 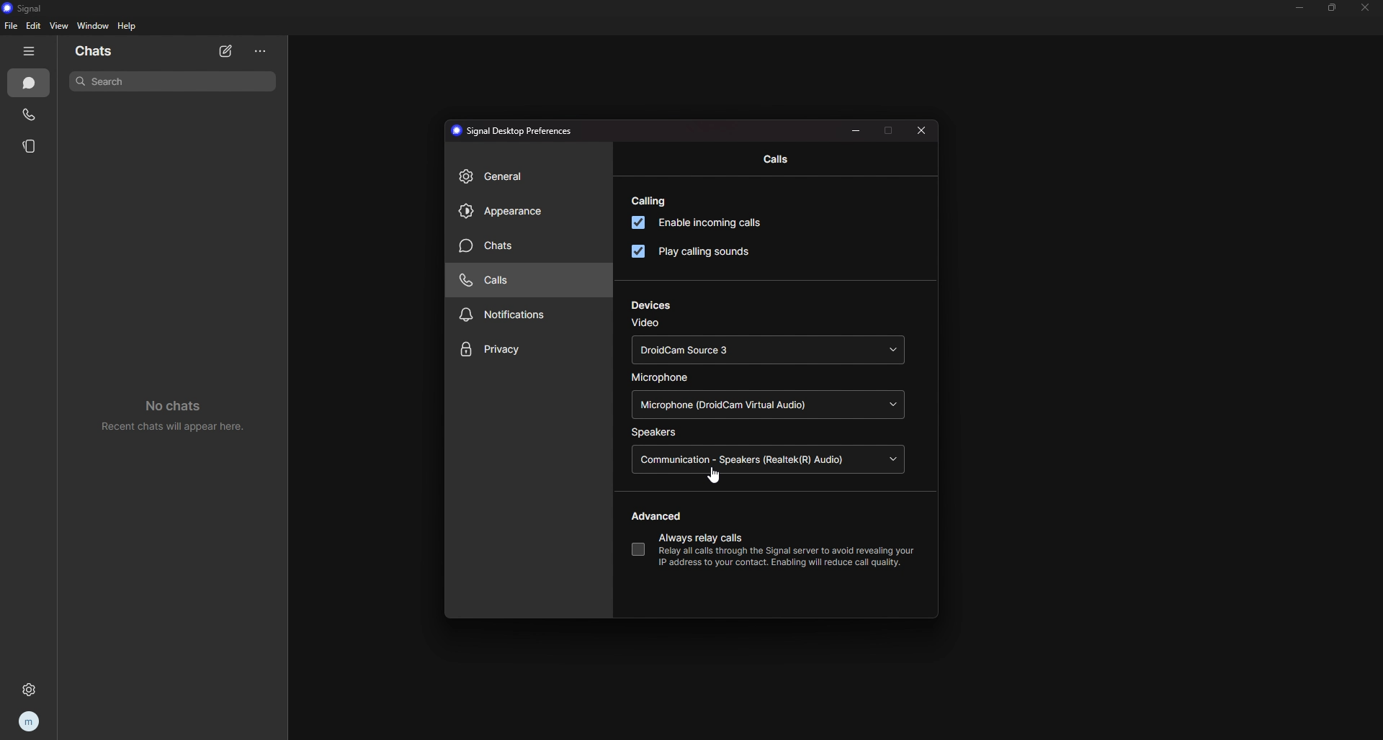 What do you see at coordinates (525, 176) in the screenshot?
I see `general` at bounding box center [525, 176].